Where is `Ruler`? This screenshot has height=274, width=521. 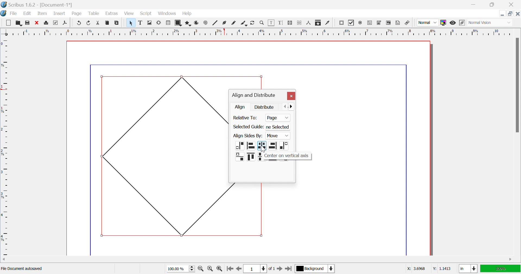 Ruler is located at coordinates (5, 147).